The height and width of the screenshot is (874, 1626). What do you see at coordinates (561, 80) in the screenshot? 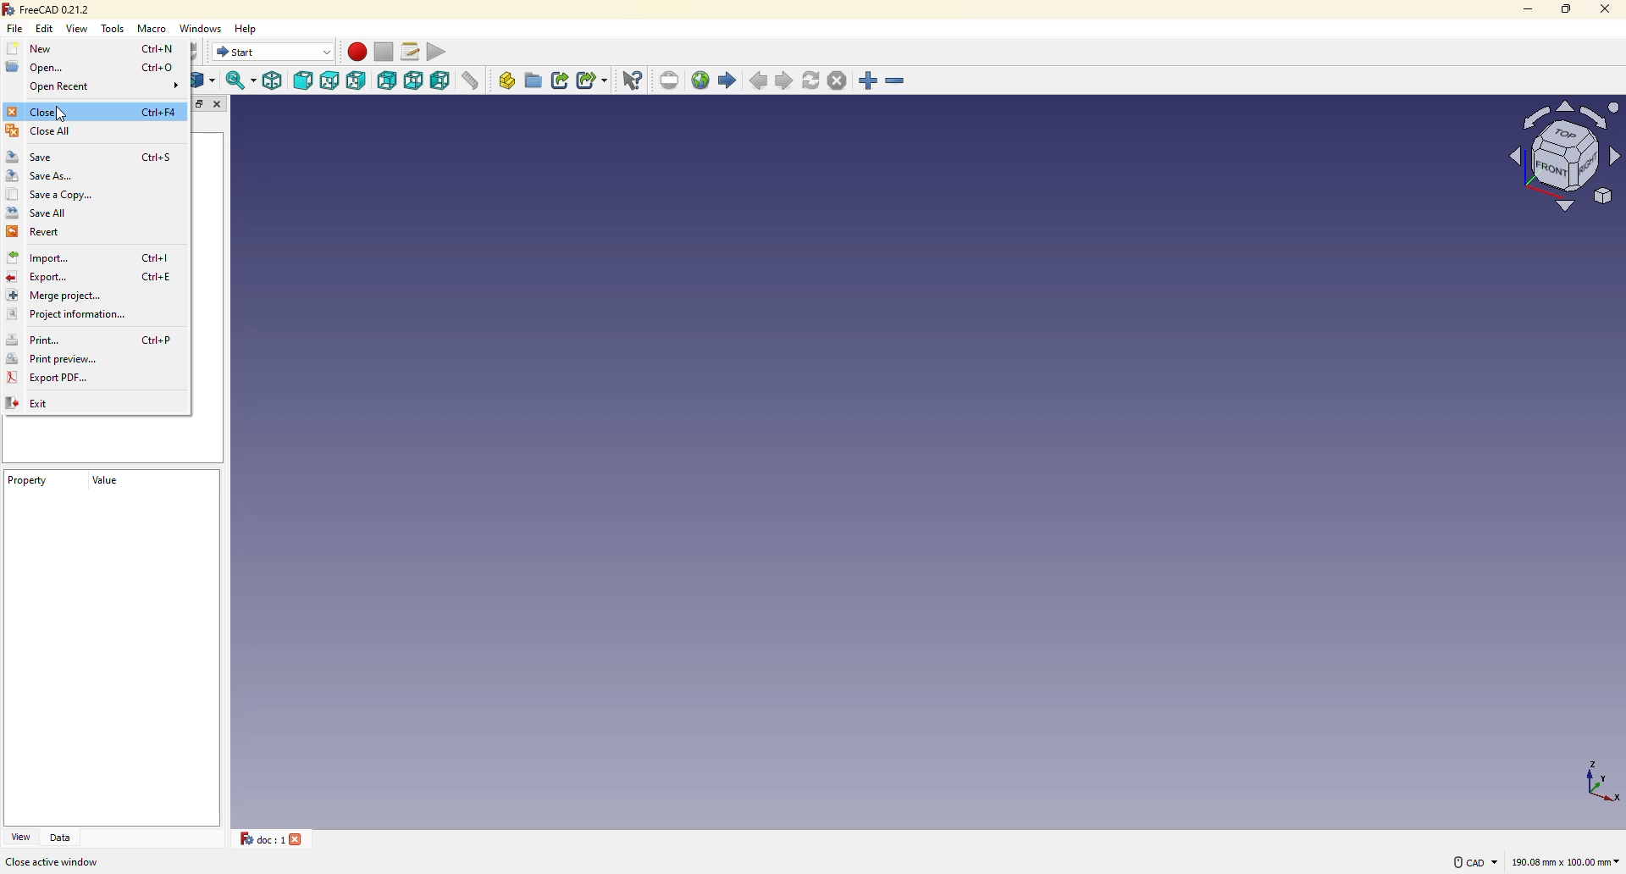
I see `make link` at bounding box center [561, 80].